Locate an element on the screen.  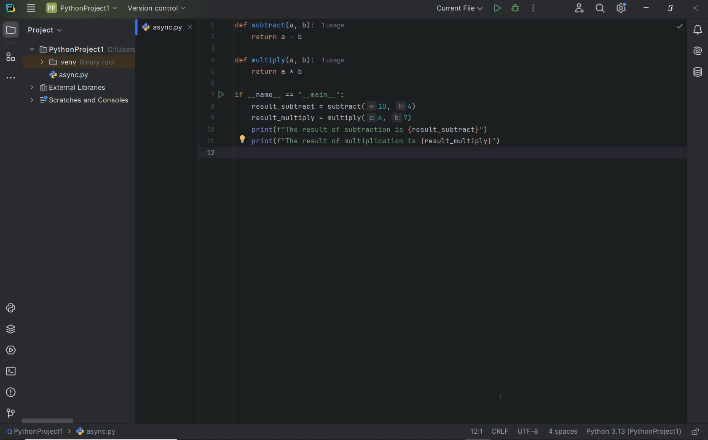
file name is located at coordinates (97, 432).